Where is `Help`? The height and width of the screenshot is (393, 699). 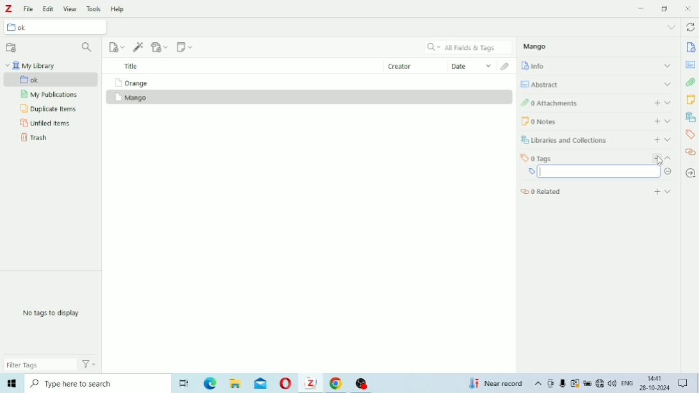 Help is located at coordinates (118, 9).